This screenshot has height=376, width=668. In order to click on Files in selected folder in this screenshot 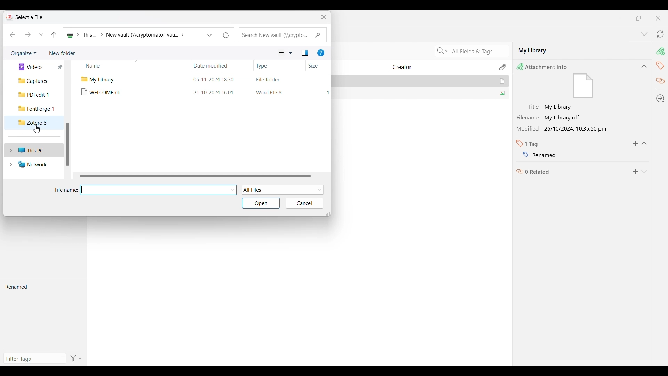, I will do `click(101, 92)`.